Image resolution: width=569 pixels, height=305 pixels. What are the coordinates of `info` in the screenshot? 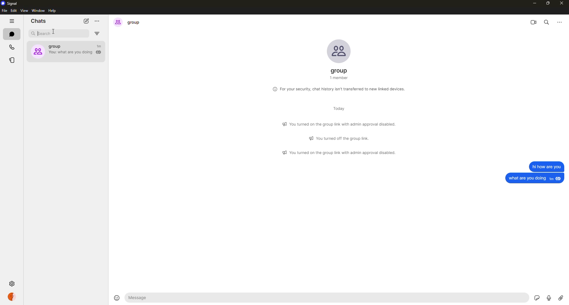 It's located at (340, 123).